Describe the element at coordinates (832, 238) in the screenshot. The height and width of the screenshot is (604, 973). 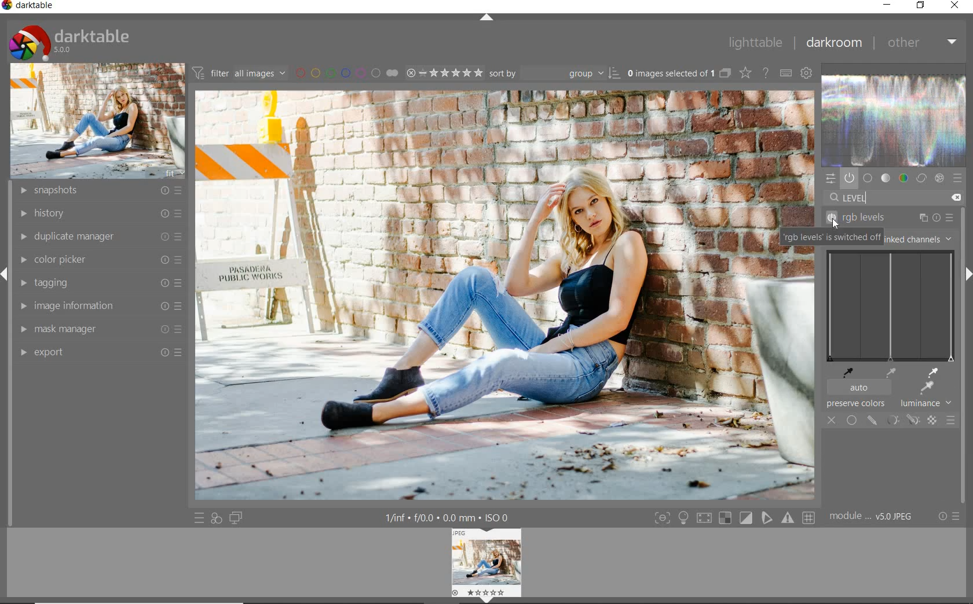
I see `rgb levels is switched off` at that location.